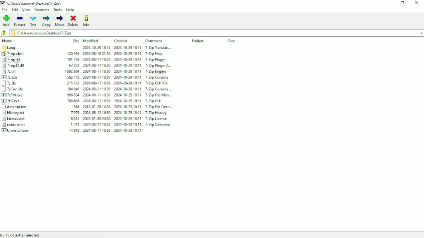  Describe the element at coordinates (46, 21) in the screenshot. I see `Copy` at that location.